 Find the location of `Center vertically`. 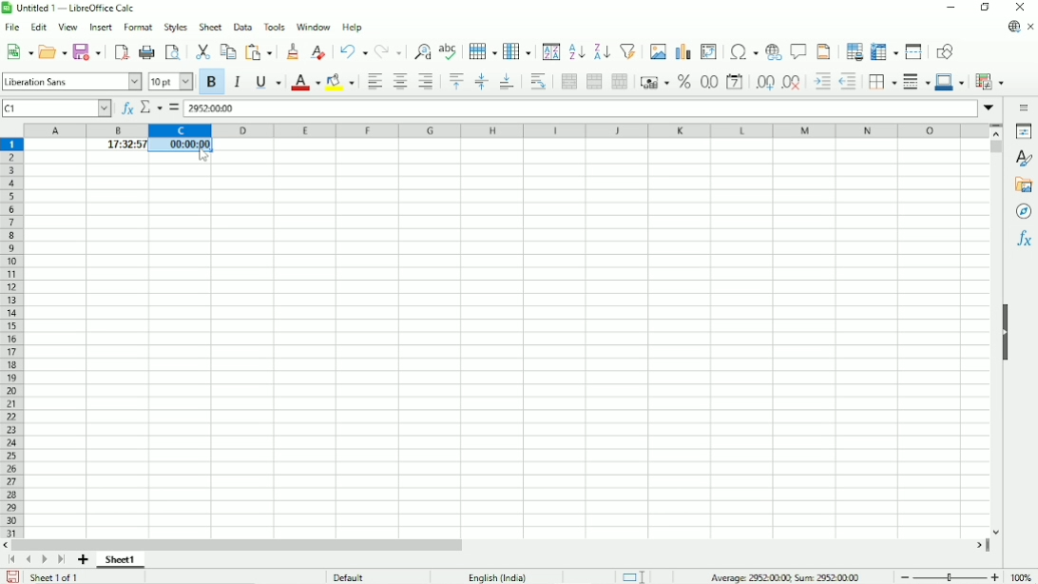

Center vertically is located at coordinates (480, 82).